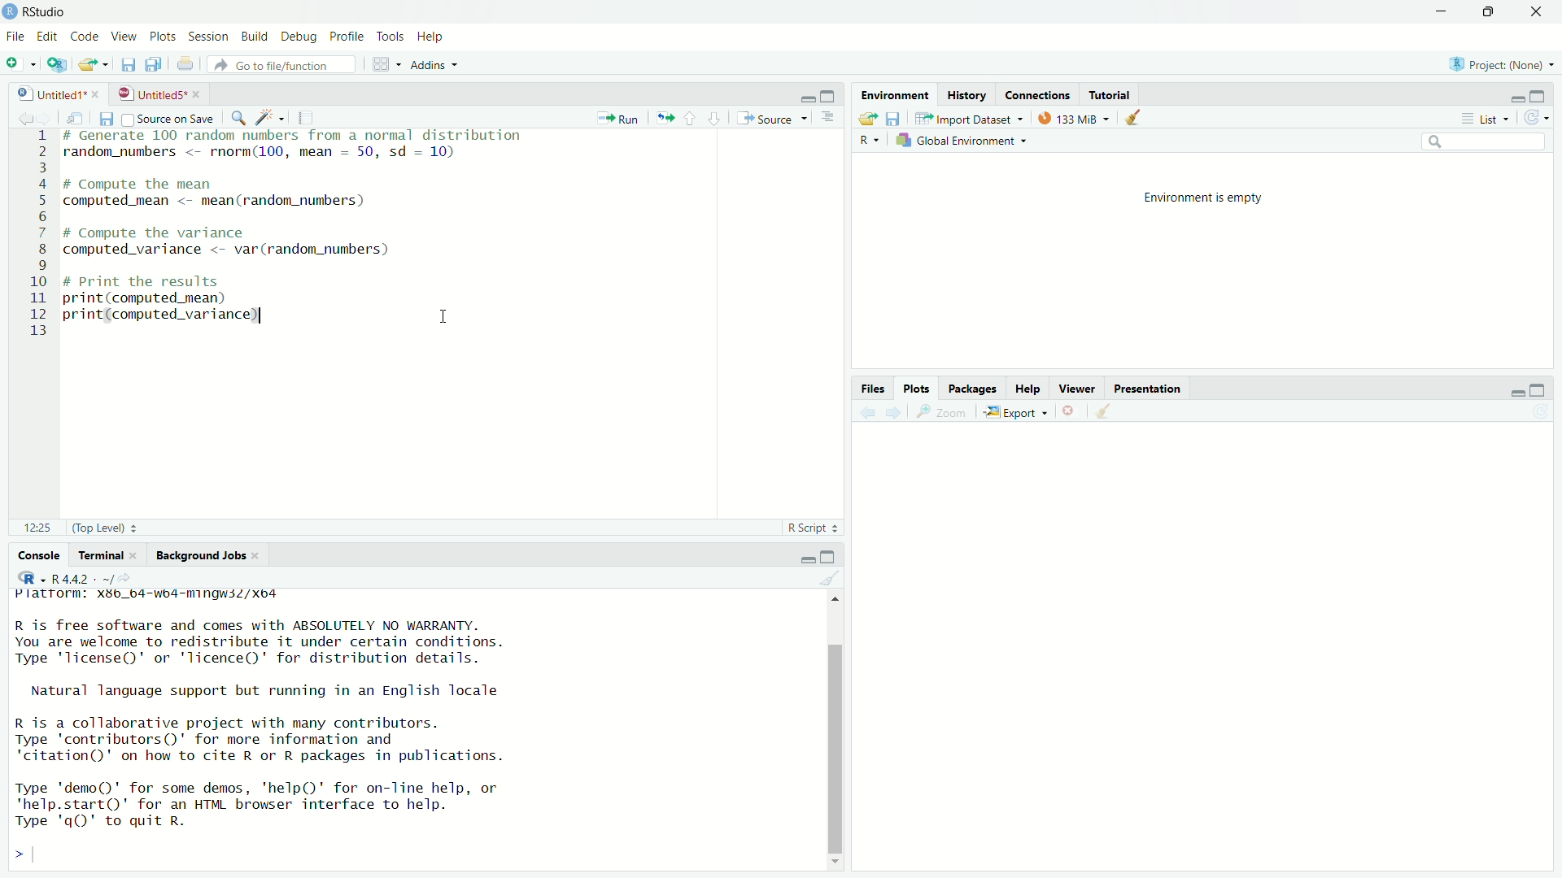 The width and height of the screenshot is (1562, 878). I want to click on global environment, so click(963, 142).